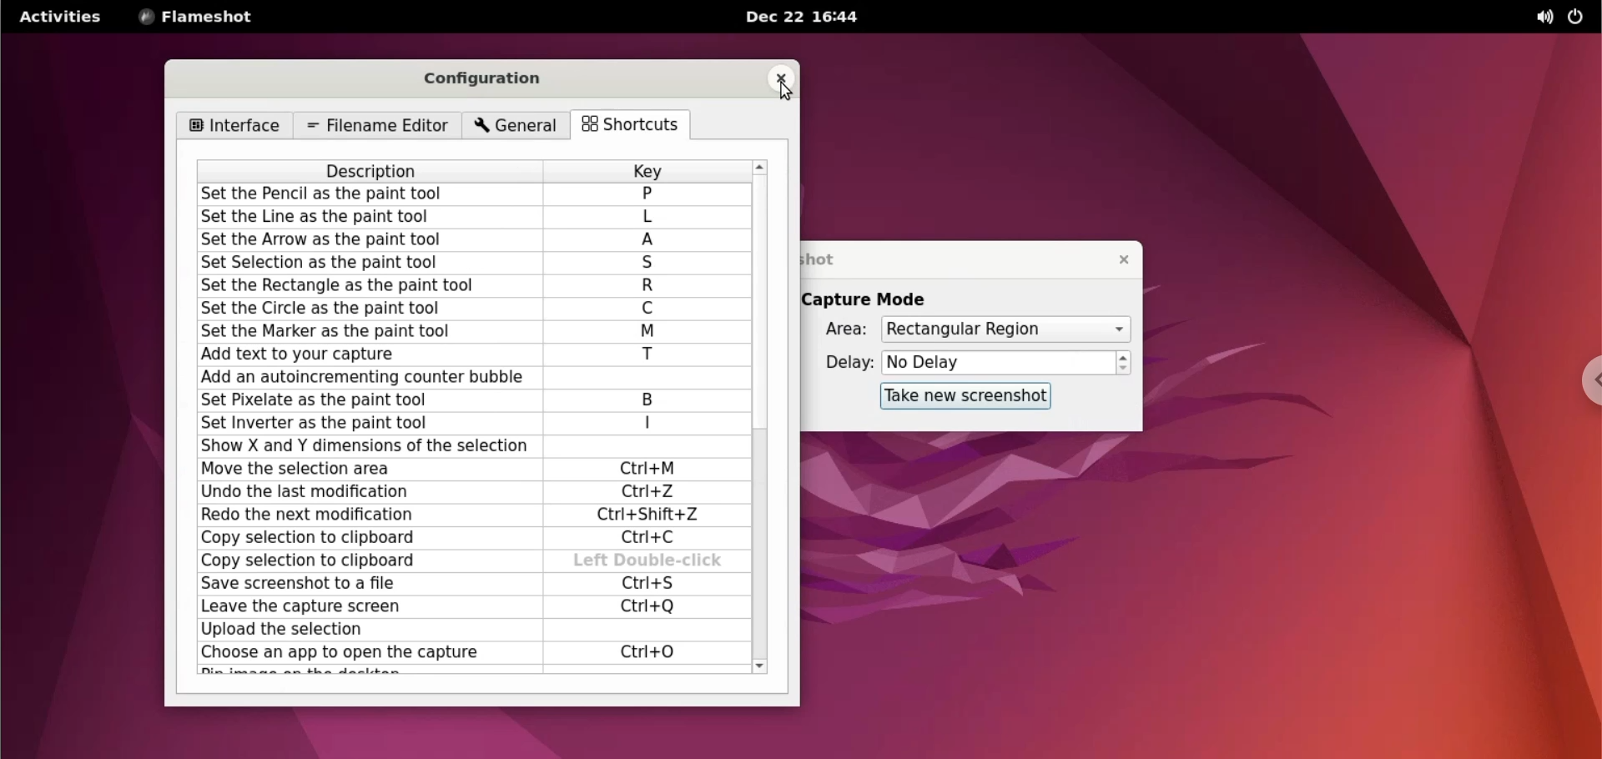  I want to click on move the selection area, so click(361, 469).